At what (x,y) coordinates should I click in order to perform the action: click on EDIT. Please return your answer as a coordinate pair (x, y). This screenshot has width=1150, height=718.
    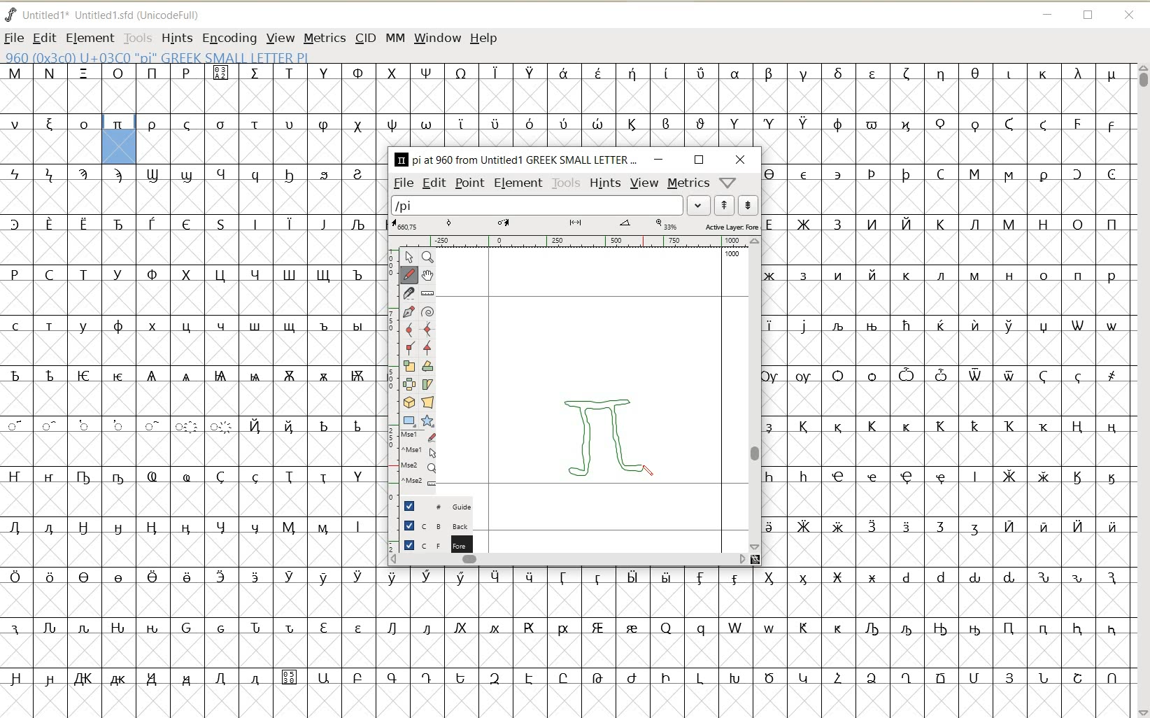
    Looking at the image, I should click on (44, 38).